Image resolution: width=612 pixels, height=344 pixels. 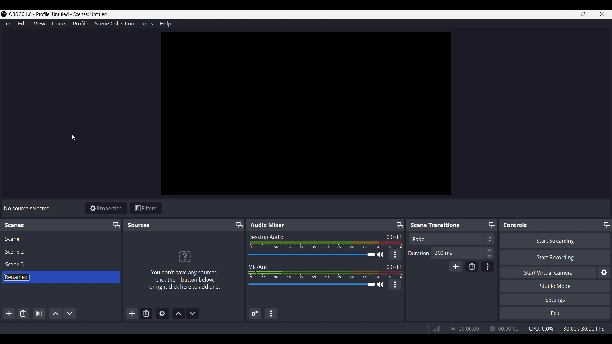 I want to click on Controls, so click(x=517, y=225).